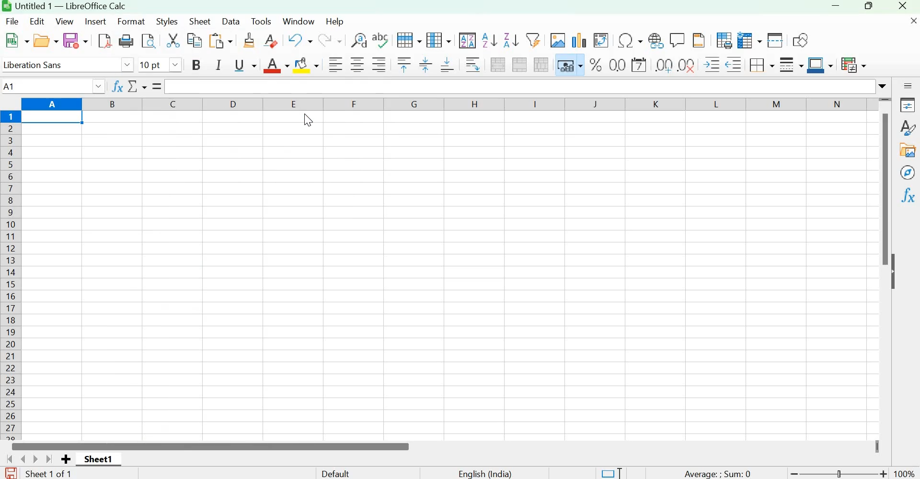  What do you see at coordinates (490, 40) in the screenshot?
I see `Sort ascending` at bounding box center [490, 40].